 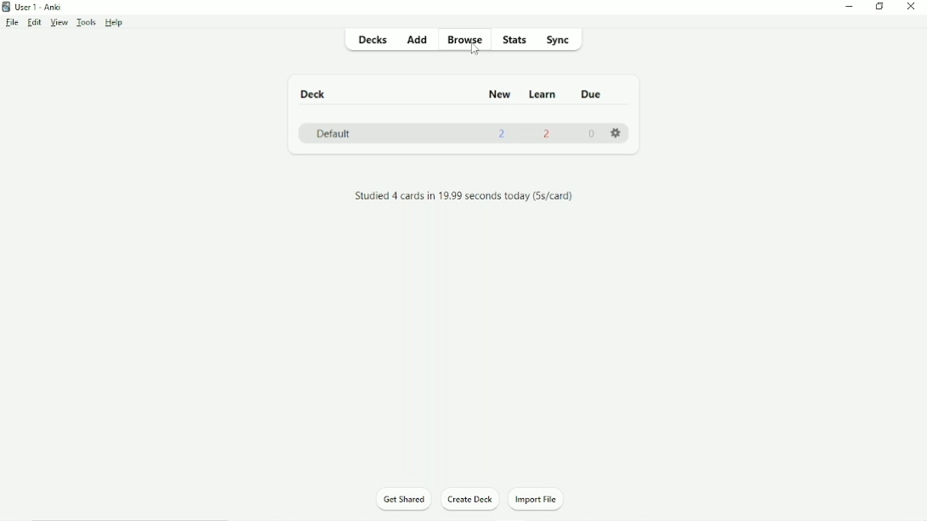 I want to click on New, so click(x=501, y=94).